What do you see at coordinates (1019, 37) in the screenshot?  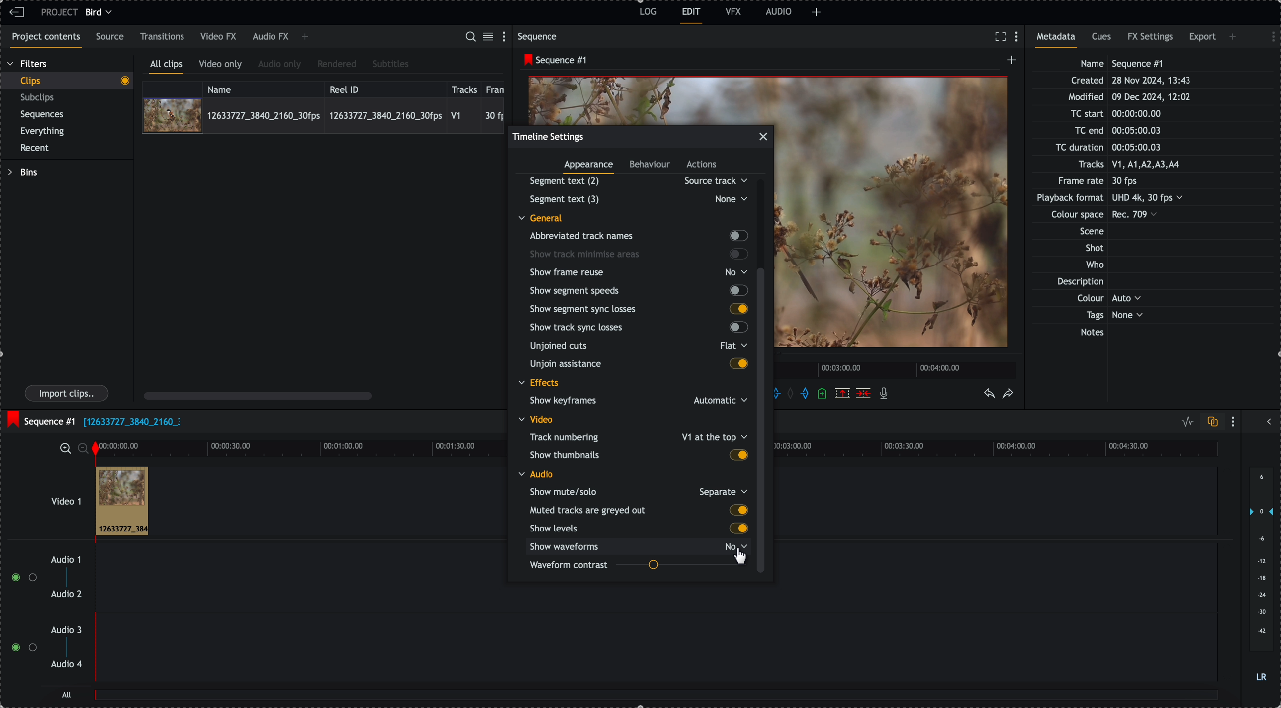 I see `show settings menu` at bounding box center [1019, 37].